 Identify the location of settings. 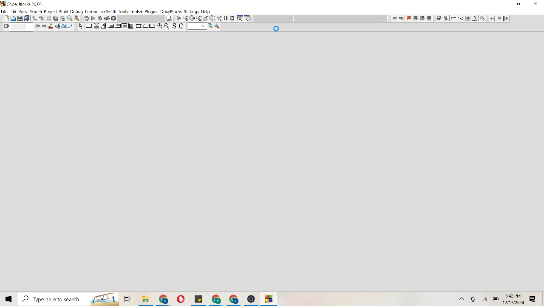
(192, 12).